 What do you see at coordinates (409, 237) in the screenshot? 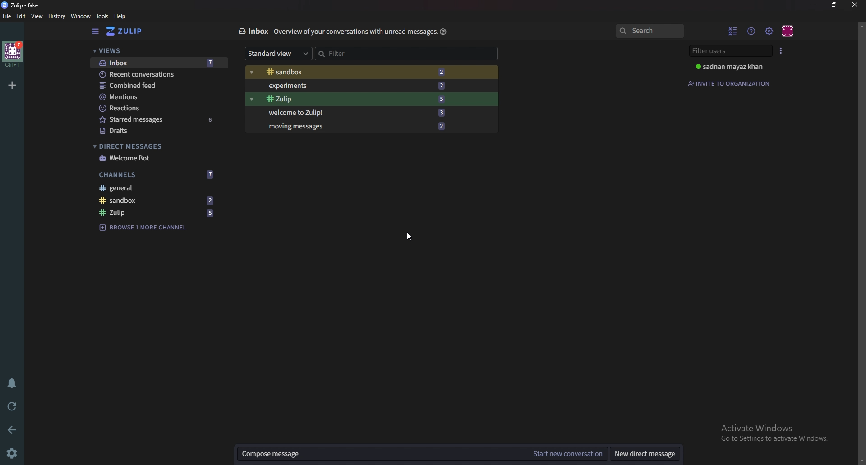
I see `Cursor` at bounding box center [409, 237].